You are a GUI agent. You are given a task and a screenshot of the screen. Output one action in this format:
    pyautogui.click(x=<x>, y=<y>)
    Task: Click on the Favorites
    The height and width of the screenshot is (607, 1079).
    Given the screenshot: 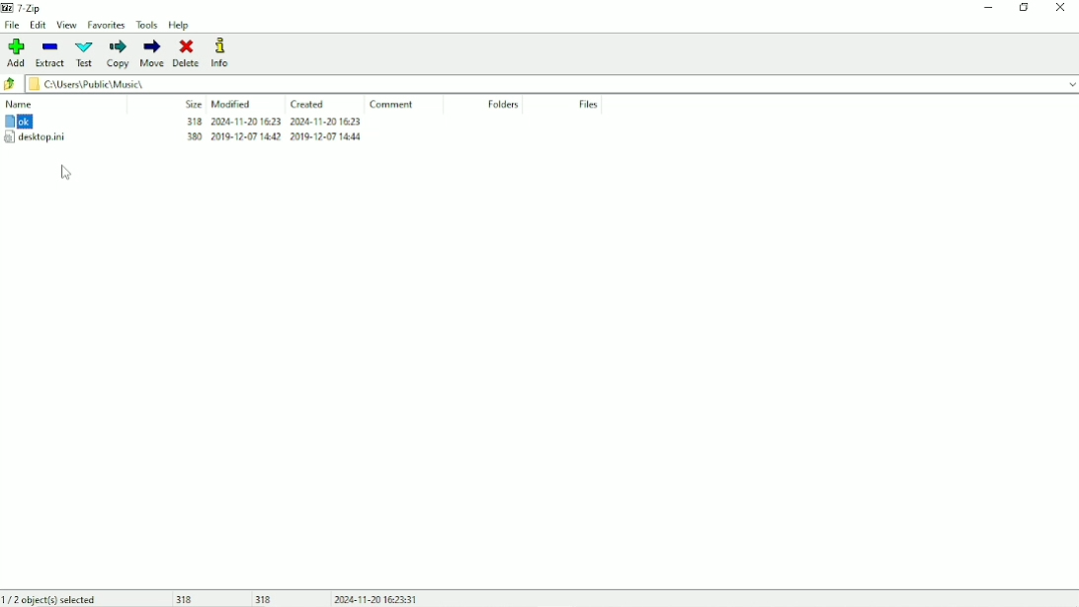 What is the action you would take?
    pyautogui.click(x=108, y=25)
    